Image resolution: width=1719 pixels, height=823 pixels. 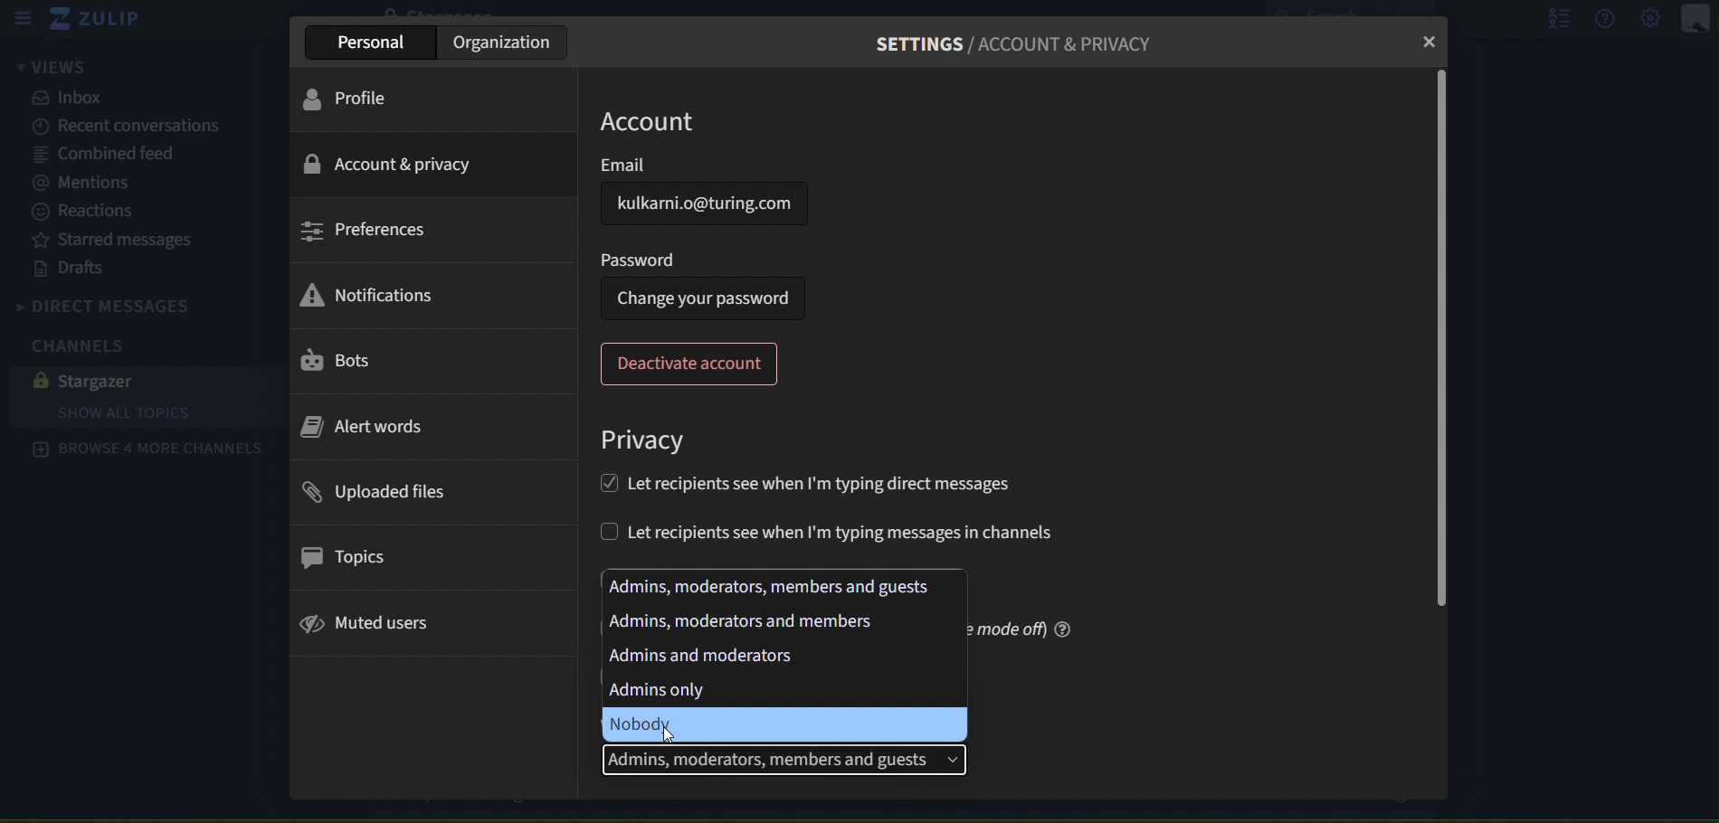 I want to click on alert words, so click(x=365, y=429).